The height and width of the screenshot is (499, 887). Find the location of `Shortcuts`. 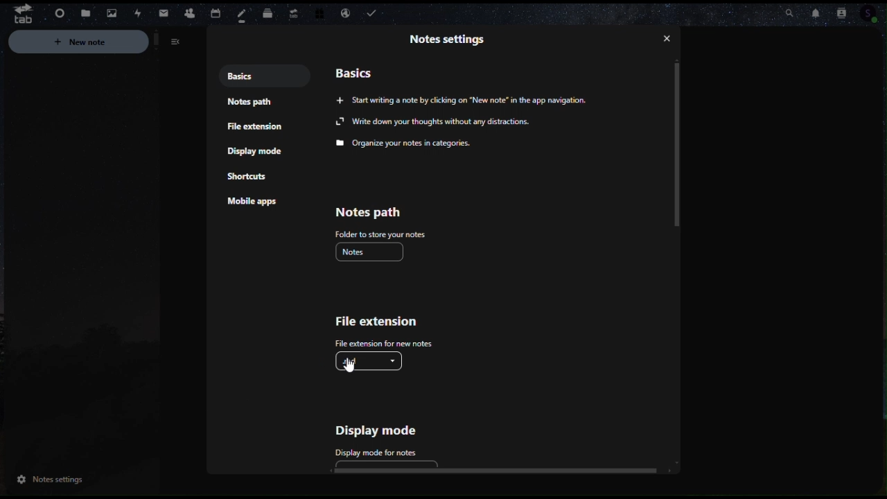

Shortcuts is located at coordinates (249, 178).